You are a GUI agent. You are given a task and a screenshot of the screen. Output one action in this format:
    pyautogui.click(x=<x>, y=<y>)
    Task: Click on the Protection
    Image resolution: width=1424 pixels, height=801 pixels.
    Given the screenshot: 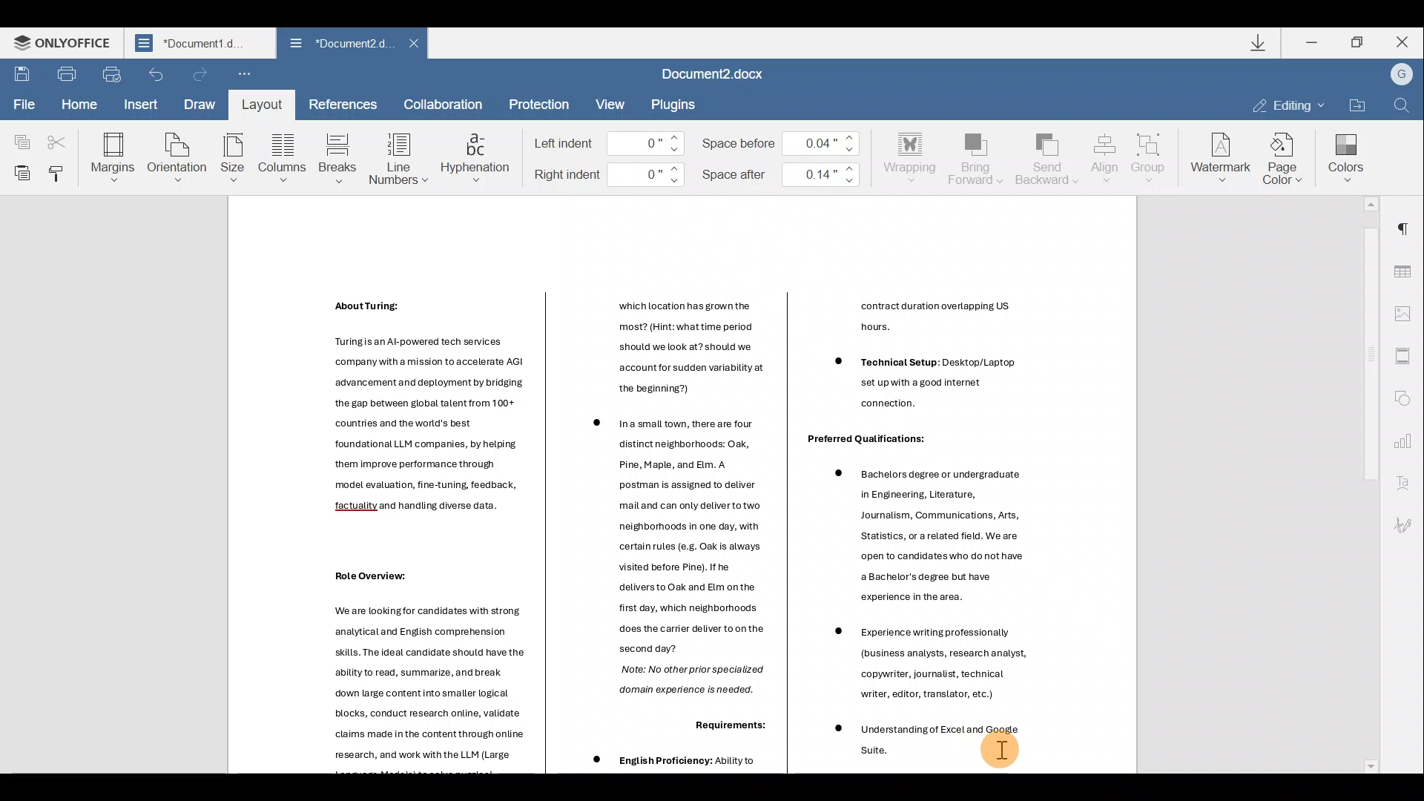 What is the action you would take?
    pyautogui.click(x=538, y=104)
    